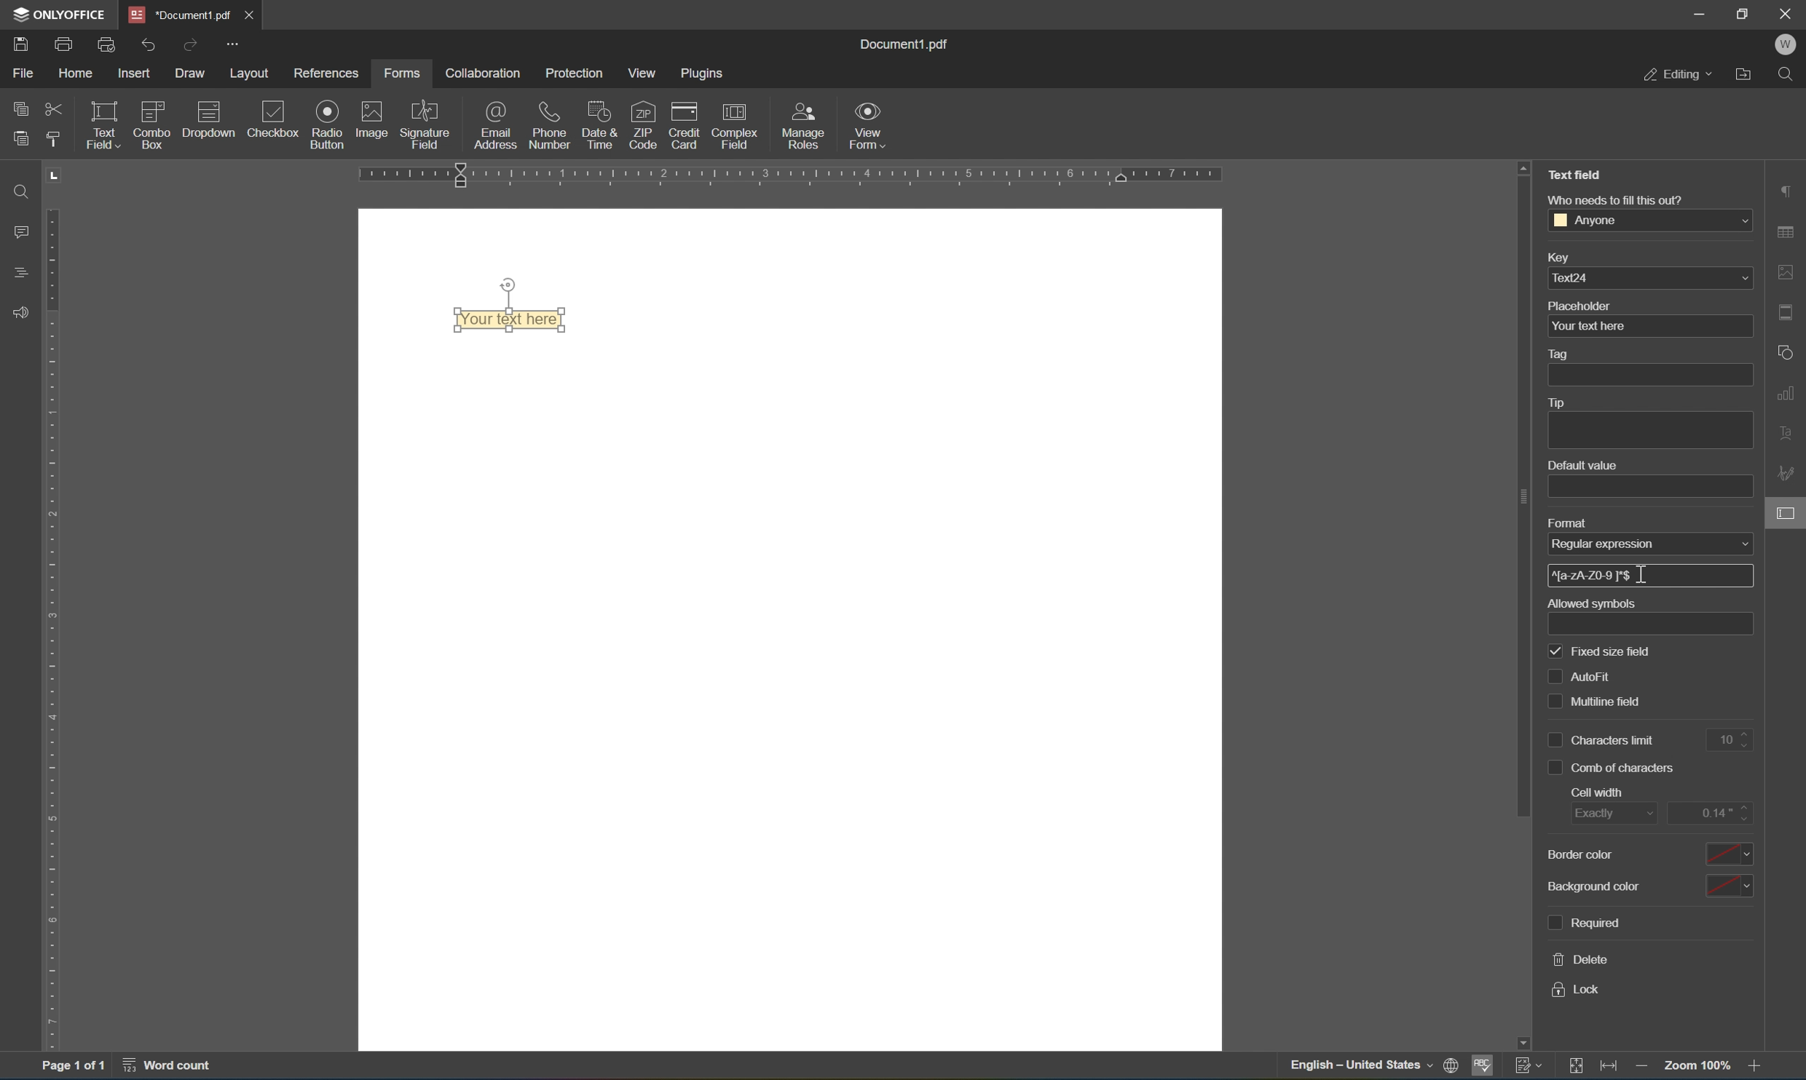 Image resolution: width=1806 pixels, height=1080 pixels. Describe the element at coordinates (1748, 73) in the screenshot. I see `open file location` at that location.